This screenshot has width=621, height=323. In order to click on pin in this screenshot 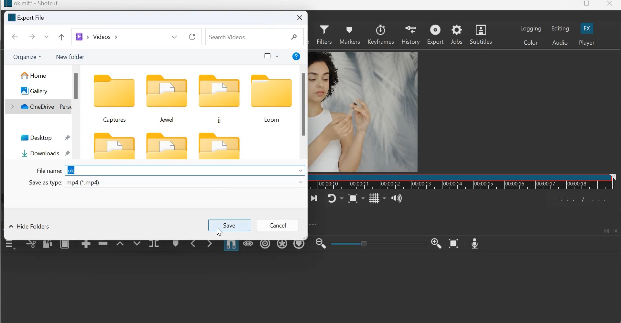, I will do `click(67, 139)`.